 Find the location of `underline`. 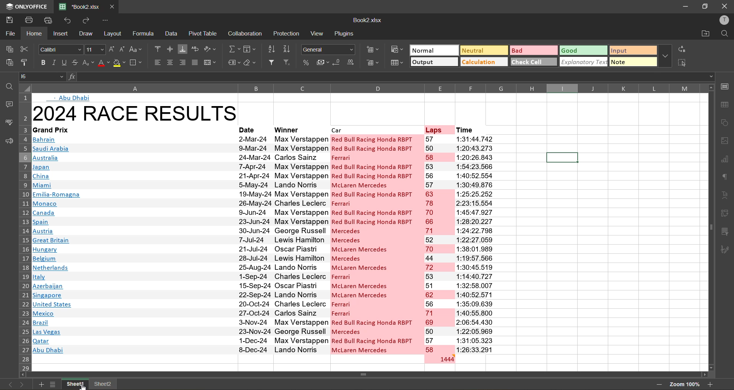

underline is located at coordinates (63, 63).